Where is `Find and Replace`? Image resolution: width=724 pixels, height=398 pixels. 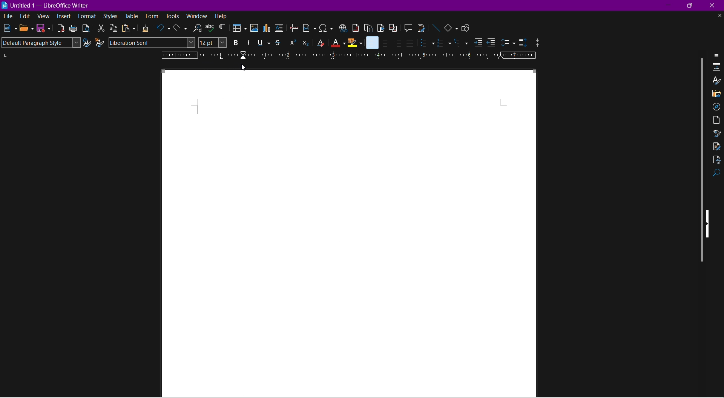 Find and Replace is located at coordinates (196, 28).